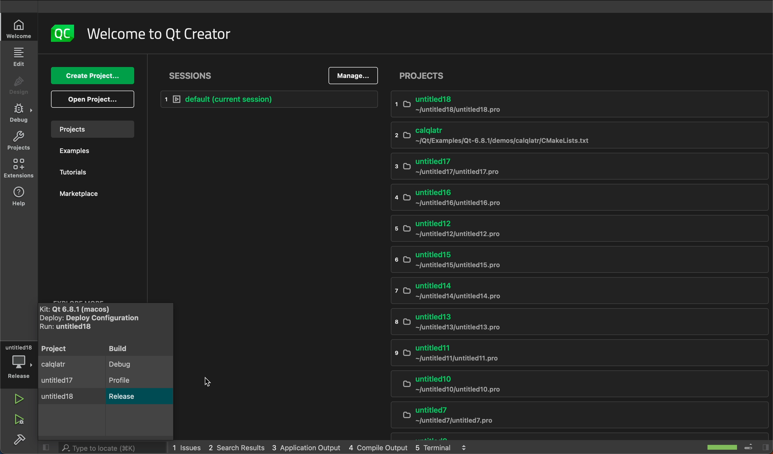 This screenshot has height=454, width=773. I want to click on welcome, so click(17, 28).